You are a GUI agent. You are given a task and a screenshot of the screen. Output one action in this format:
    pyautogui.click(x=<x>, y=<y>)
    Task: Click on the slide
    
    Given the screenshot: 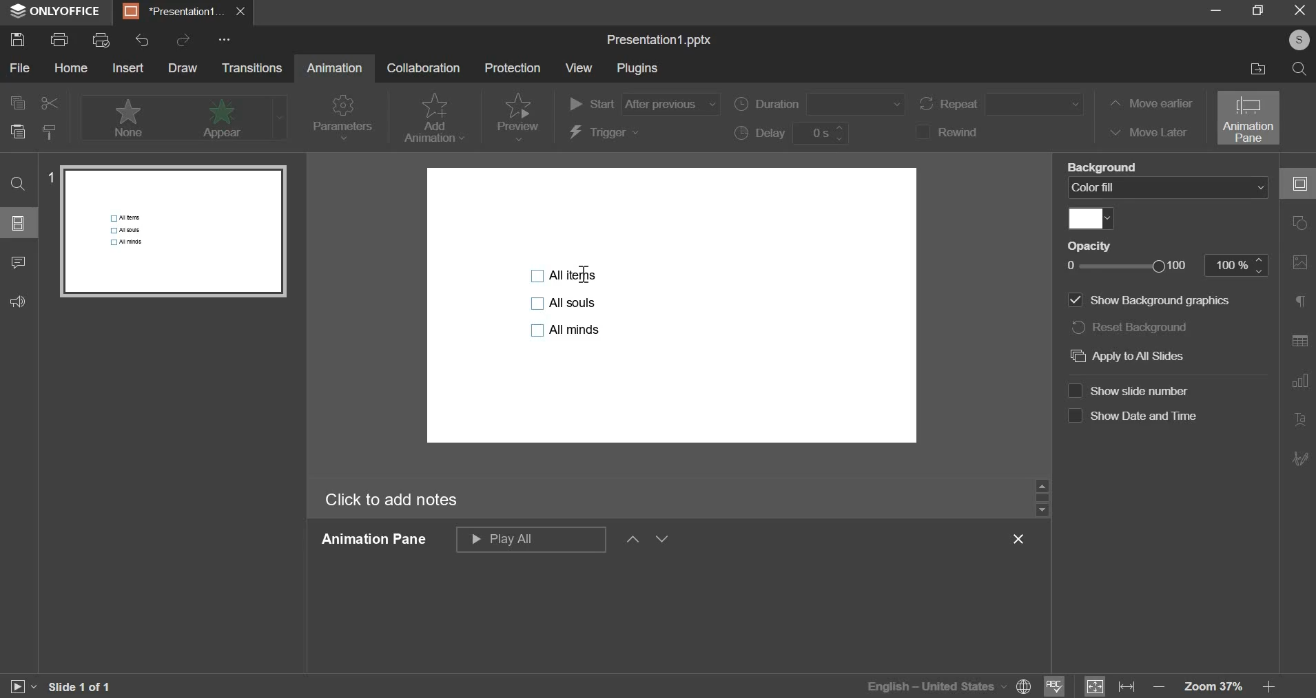 What is the action you would take?
    pyautogui.click(x=20, y=223)
    